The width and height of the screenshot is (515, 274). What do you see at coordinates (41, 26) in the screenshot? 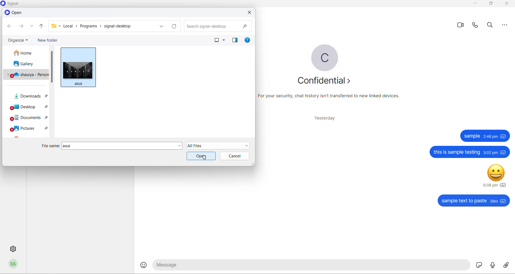
I see `up to parent folder` at bounding box center [41, 26].